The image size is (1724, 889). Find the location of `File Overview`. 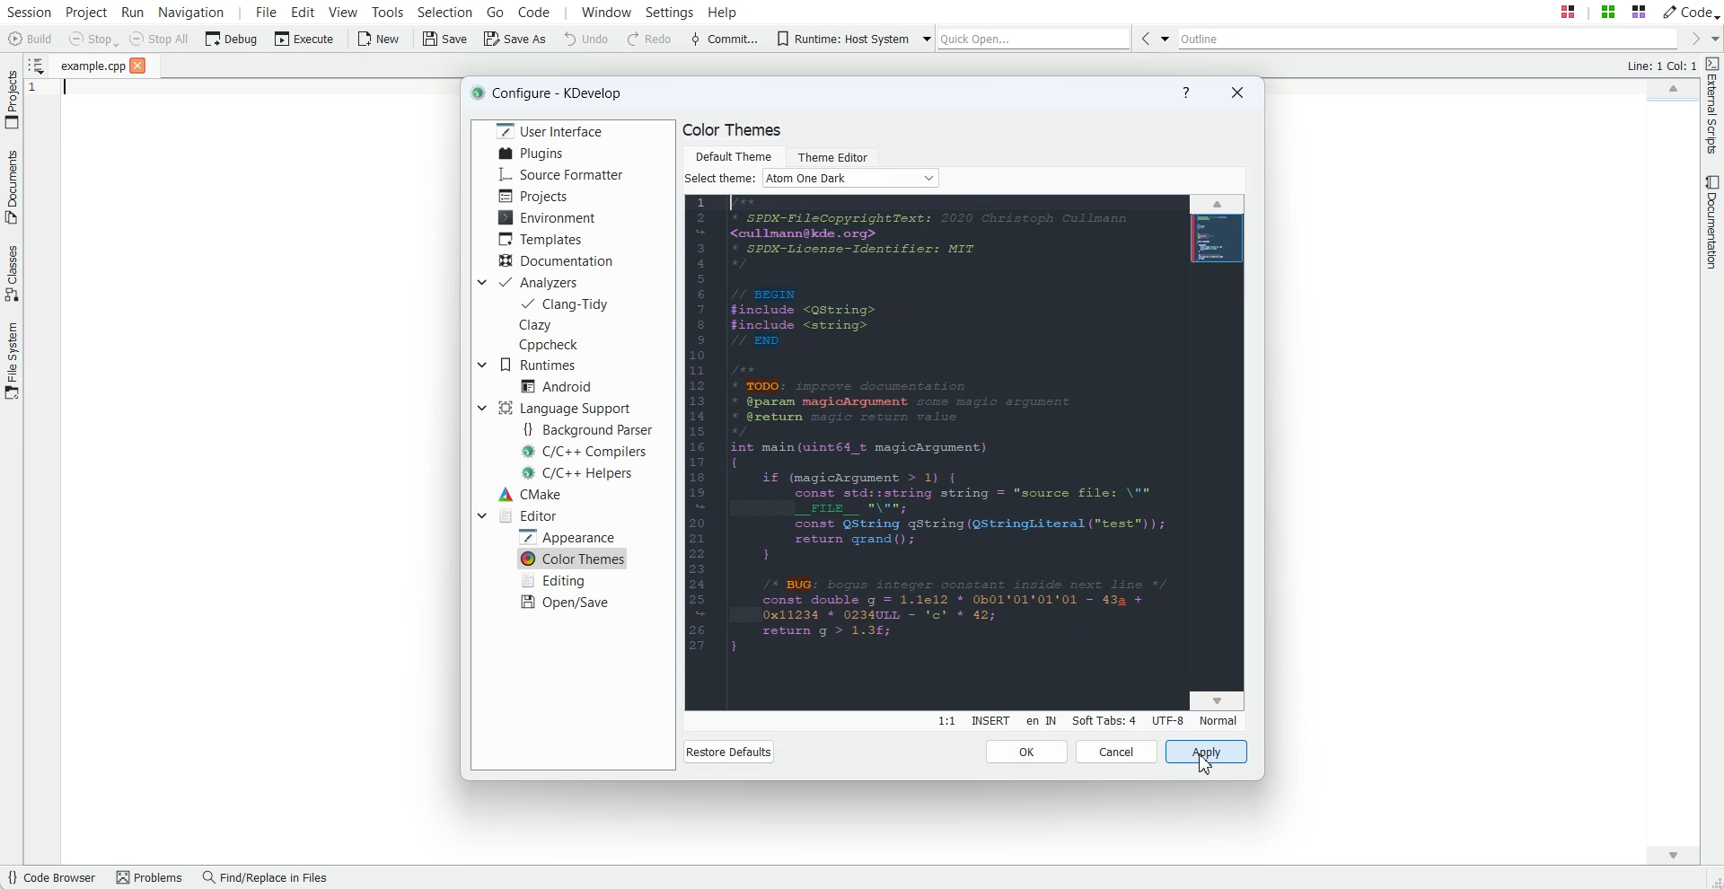

File Overview is located at coordinates (1669, 103).